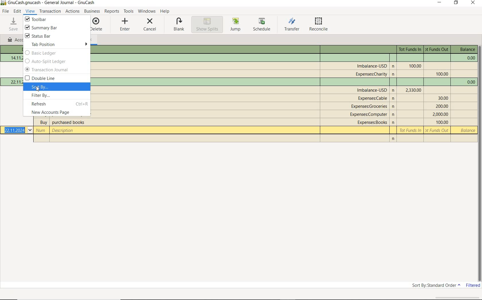 This screenshot has height=300, width=482. I want to click on SCROLLBAR, so click(479, 163).